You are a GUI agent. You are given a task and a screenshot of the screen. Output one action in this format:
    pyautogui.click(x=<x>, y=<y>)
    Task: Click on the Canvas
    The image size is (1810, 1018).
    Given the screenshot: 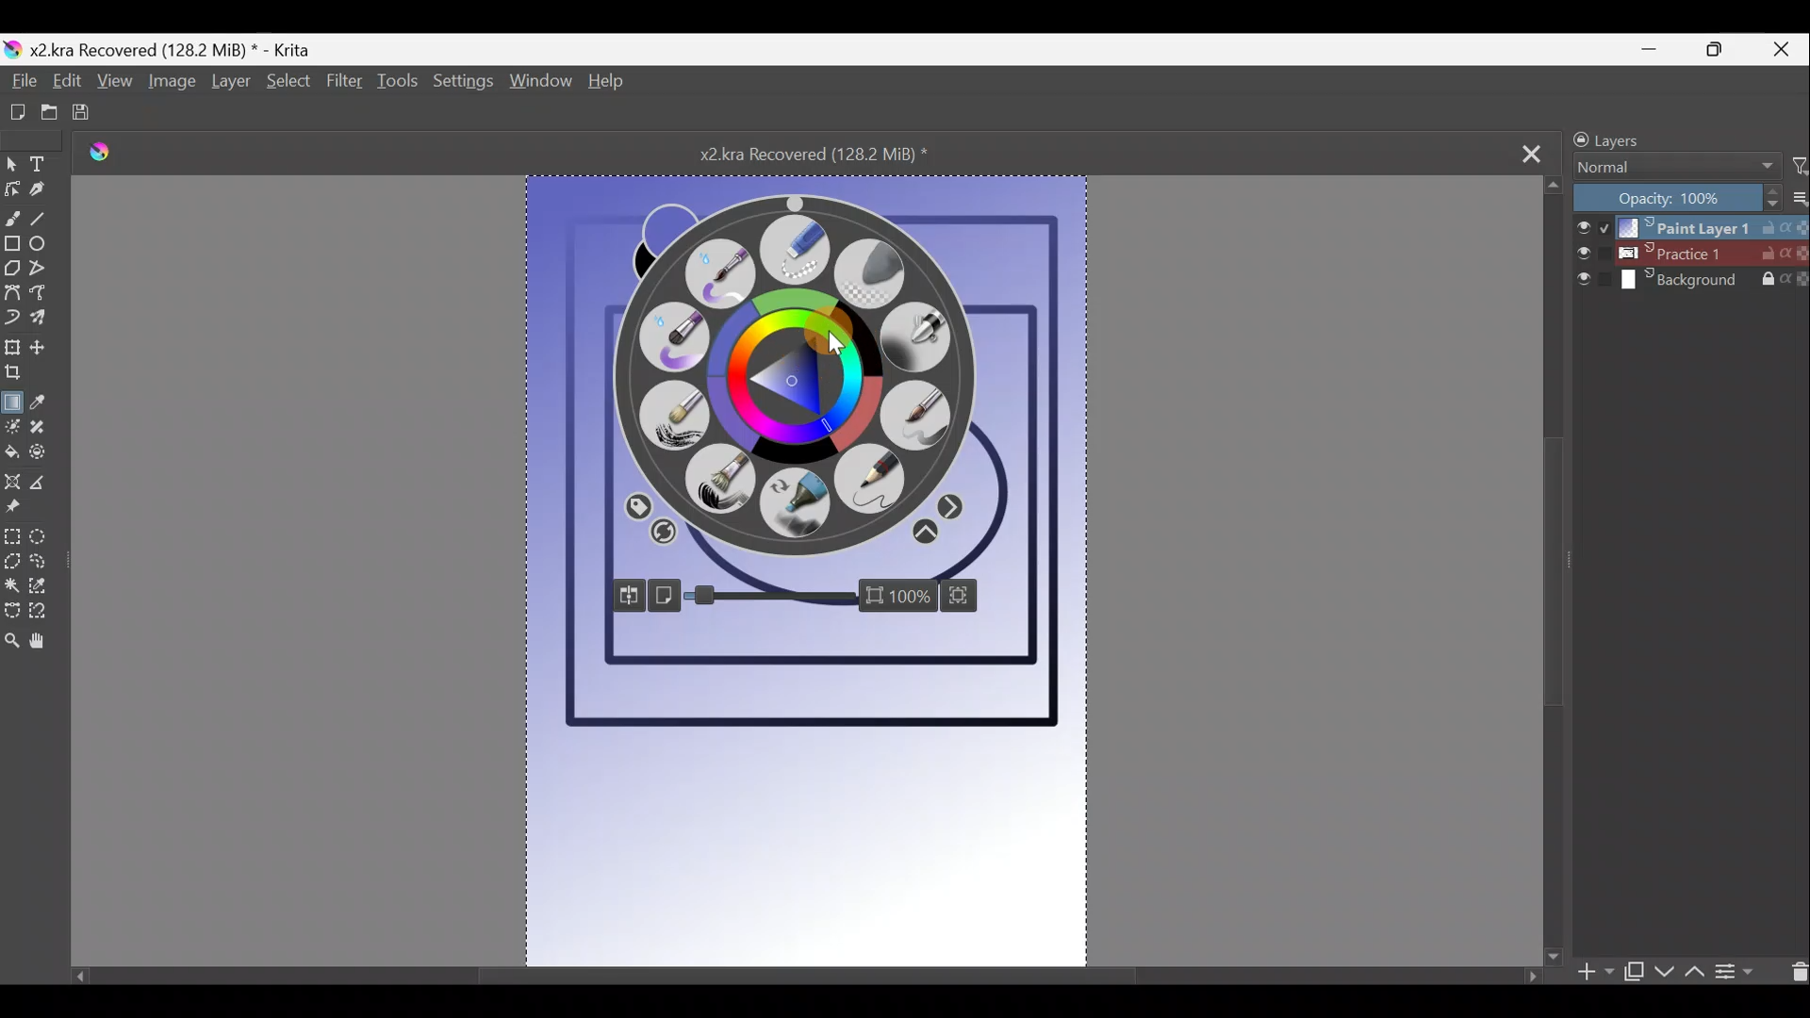 What is the action you would take?
    pyautogui.click(x=805, y=795)
    